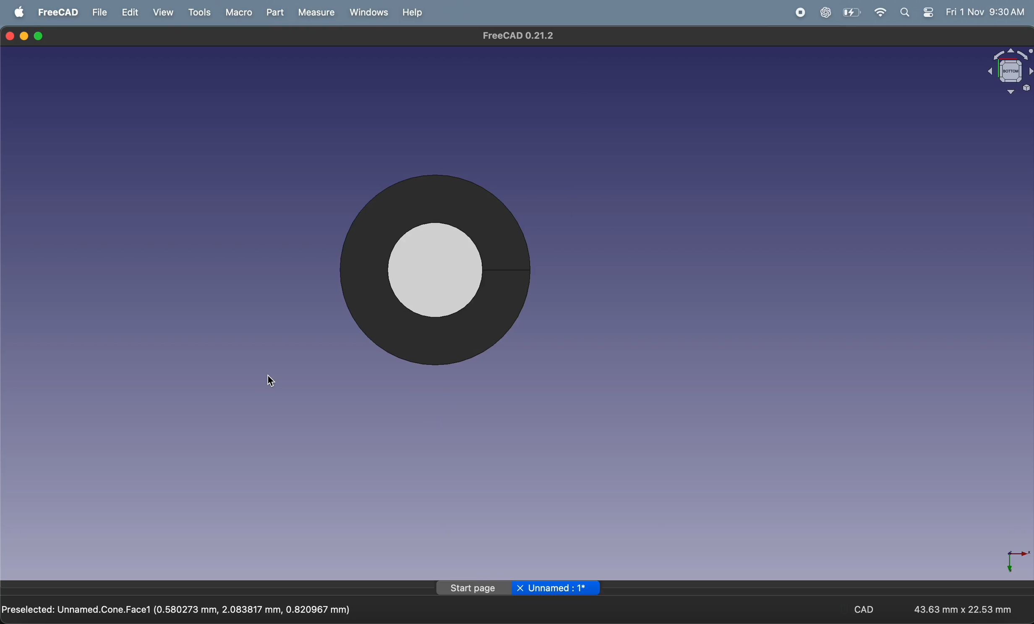 This screenshot has height=624, width=1034. I want to click on wifi, so click(881, 12).